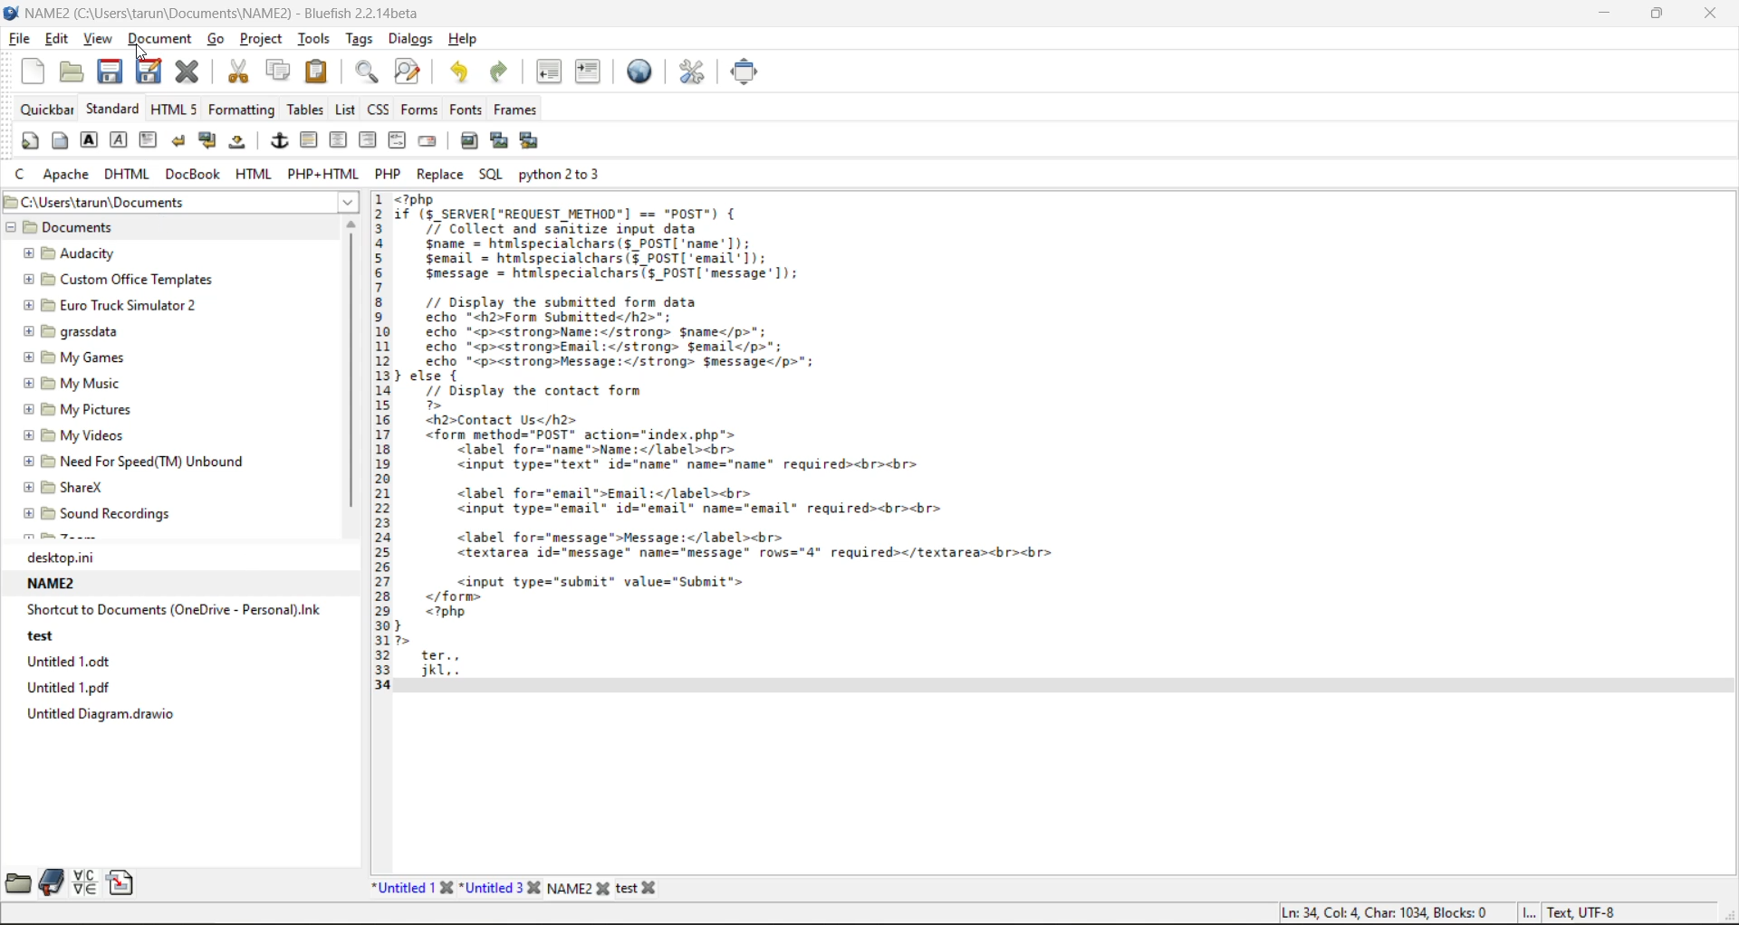  What do you see at coordinates (497, 73) in the screenshot?
I see `redo` at bounding box center [497, 73].